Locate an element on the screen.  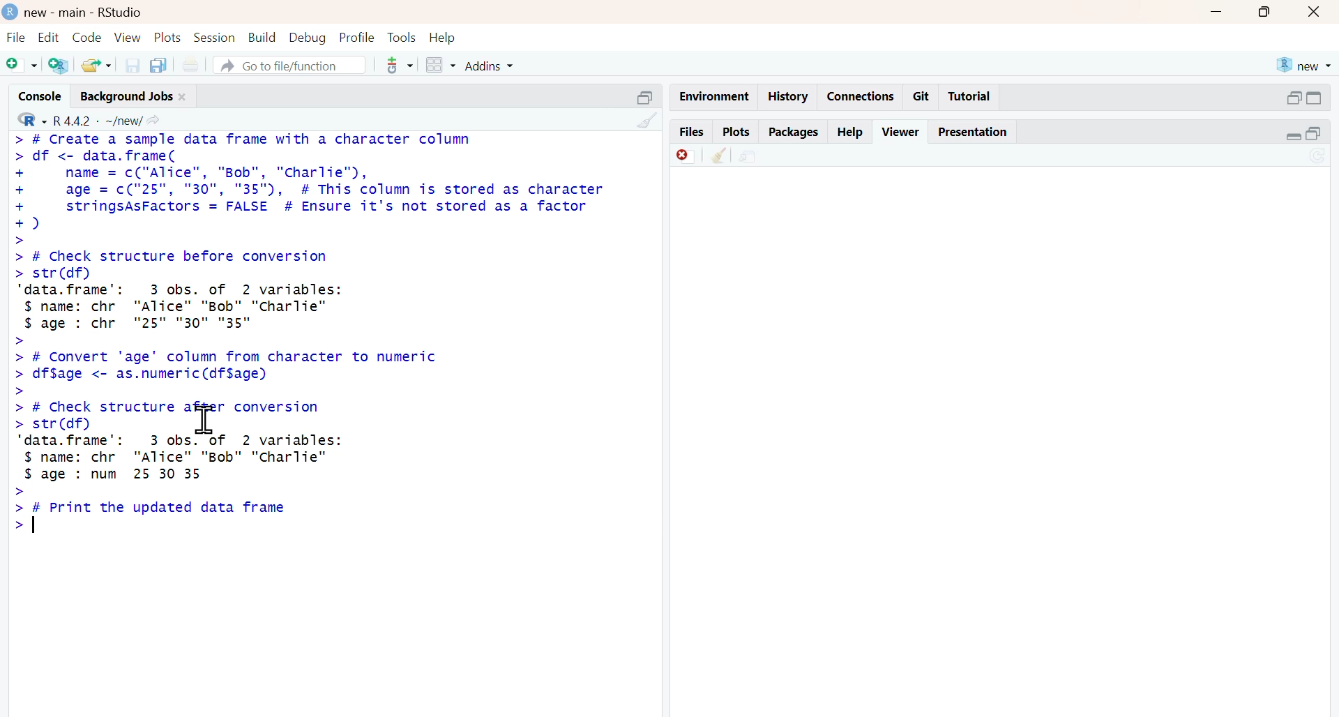
plots is located at coordinates (167, 38).